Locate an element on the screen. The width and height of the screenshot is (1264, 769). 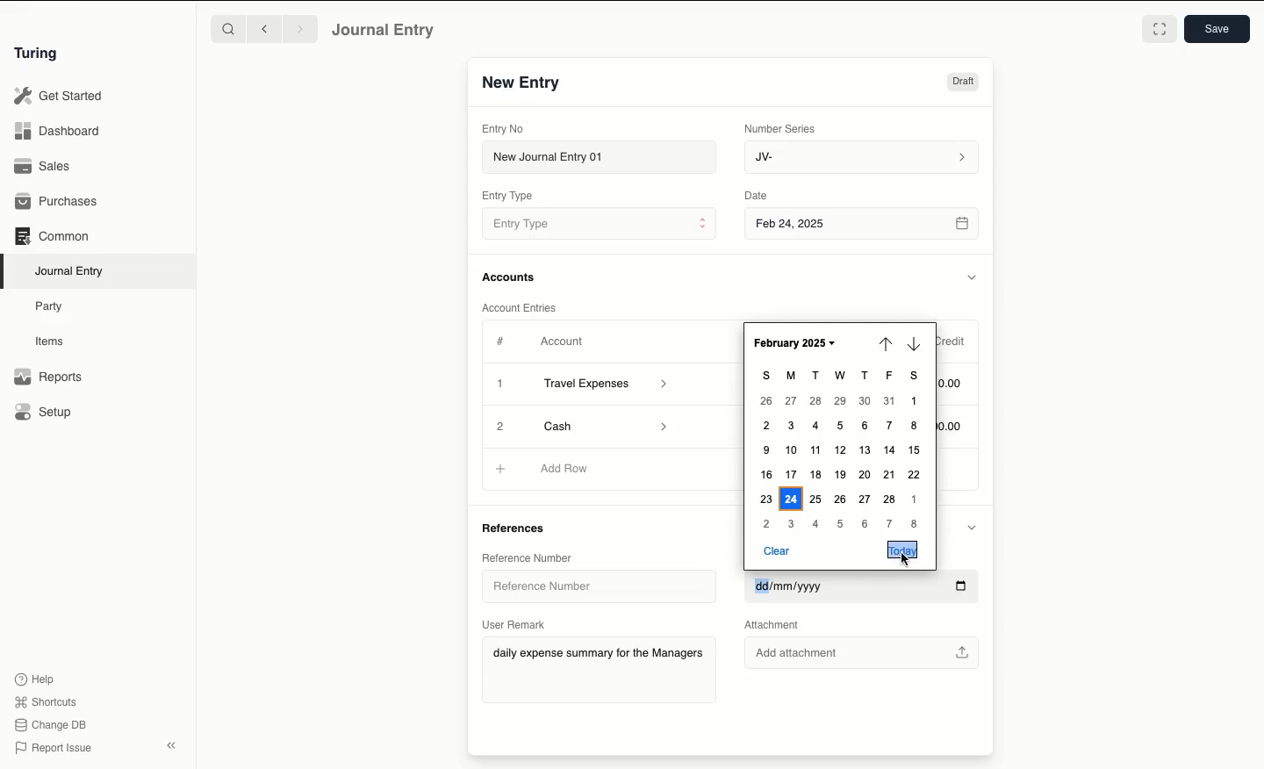
Date is located at coordinates (758, 195).